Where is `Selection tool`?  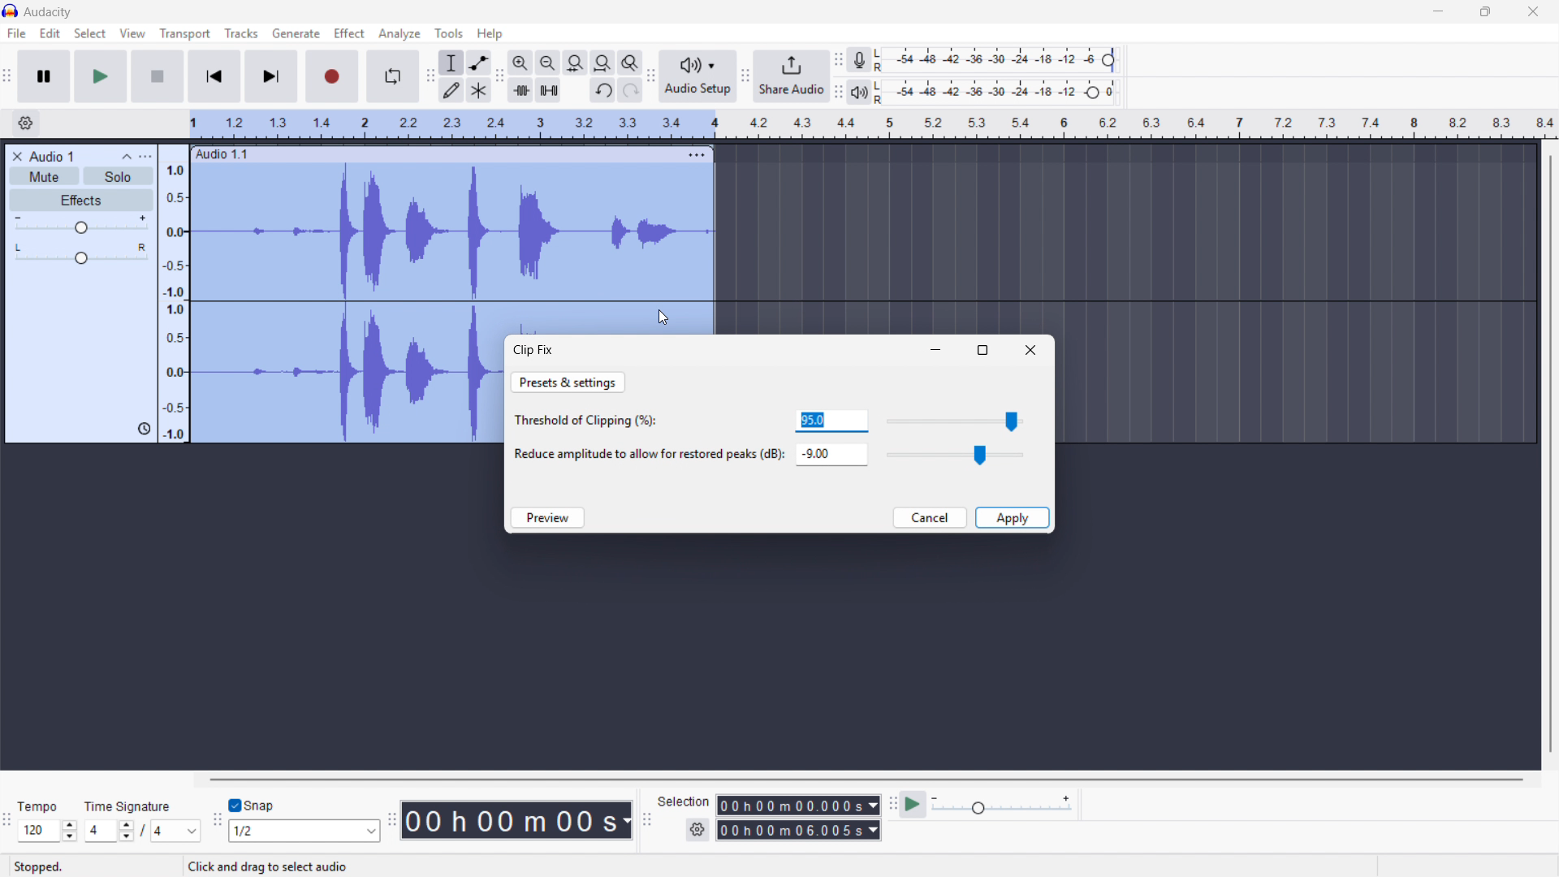 Selection tool is located at coordinates (452, 63).